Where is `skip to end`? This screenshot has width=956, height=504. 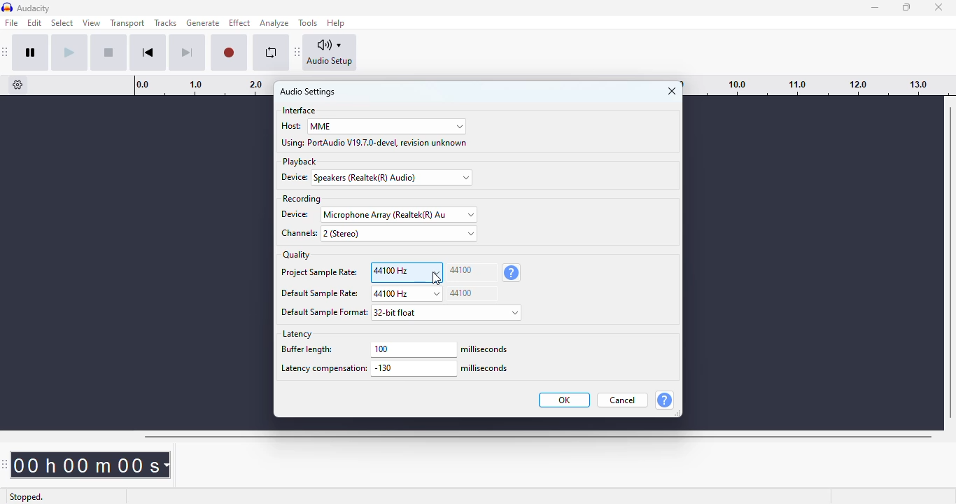
skip to end is located at coordinates (186, 53).